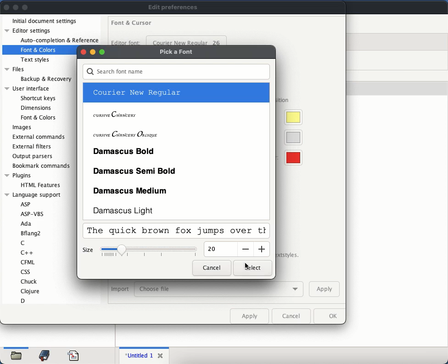  I want to click on sized down, so click(150, 253).